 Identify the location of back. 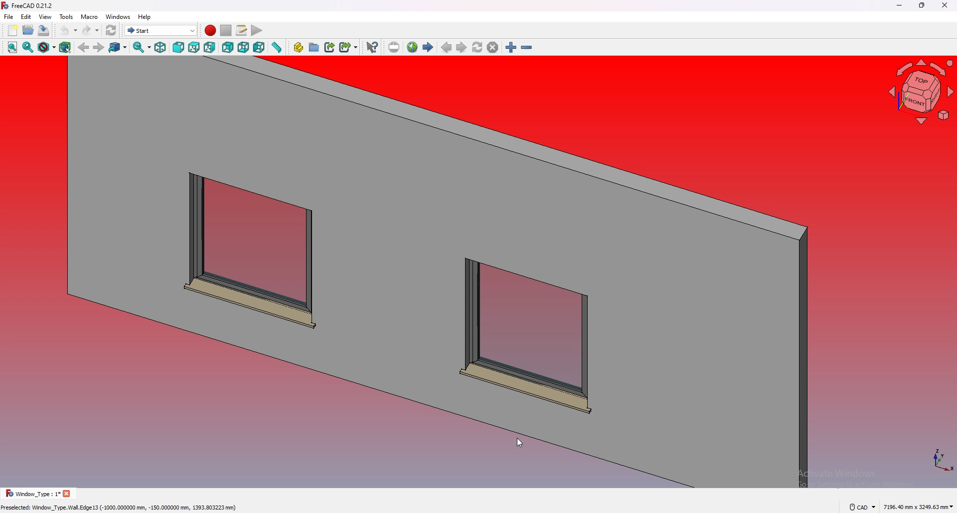
(84, 48).